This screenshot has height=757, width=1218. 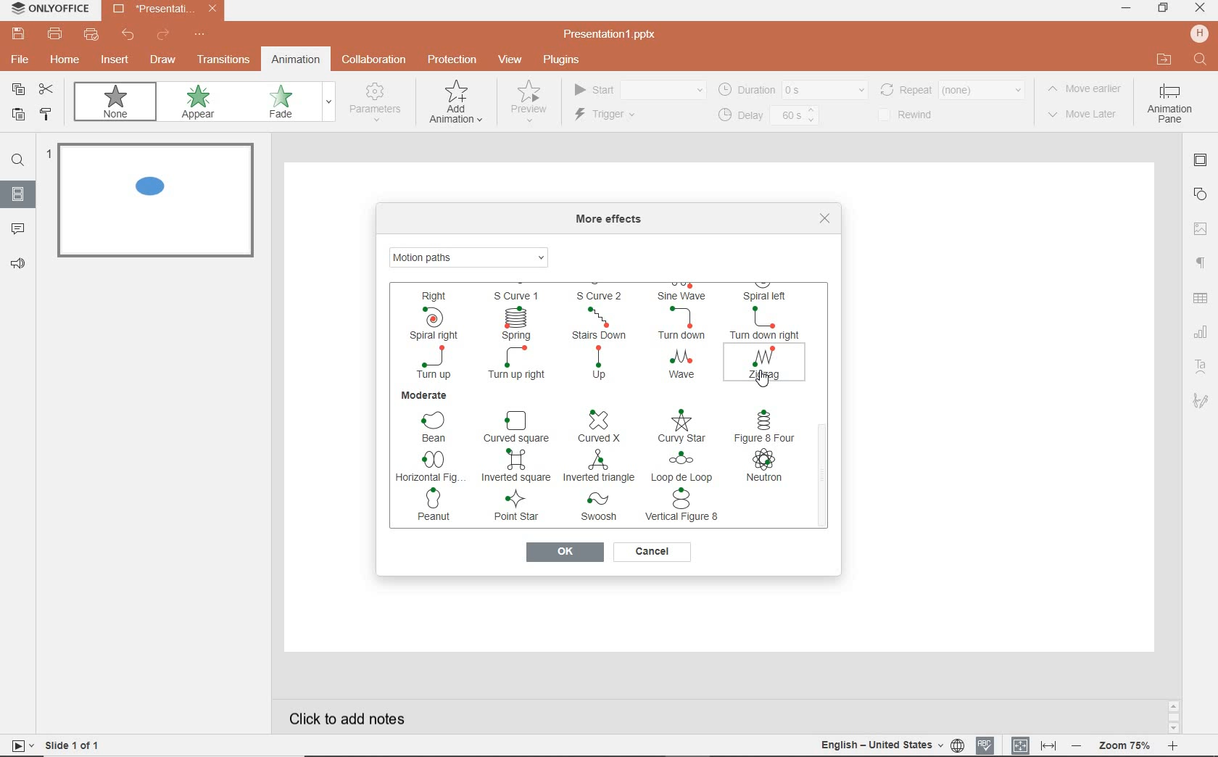 What do you see at coordinates (426, 466) in the screenshot?
I see `horizontal fig` at bounding box center [426, 466].